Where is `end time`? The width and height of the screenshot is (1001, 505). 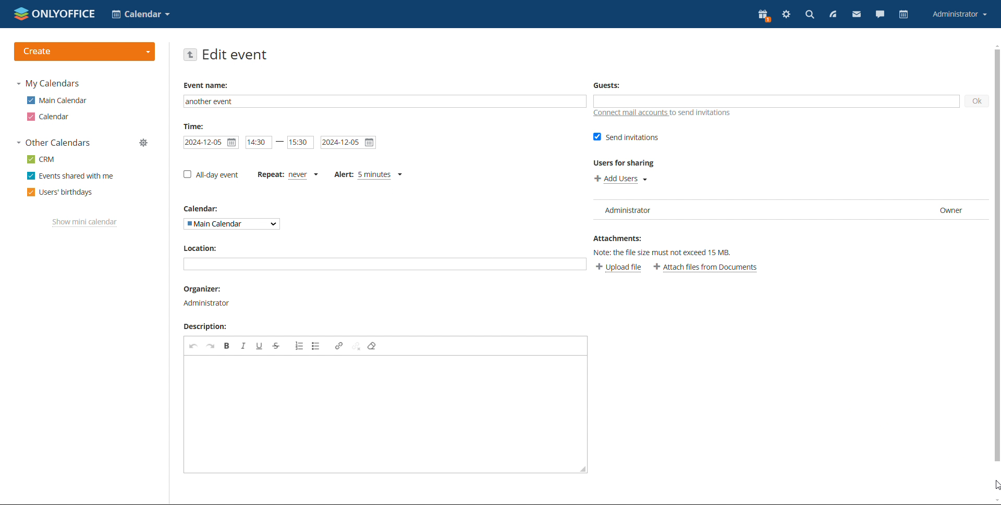
end time is located at coordinates (300, 143).